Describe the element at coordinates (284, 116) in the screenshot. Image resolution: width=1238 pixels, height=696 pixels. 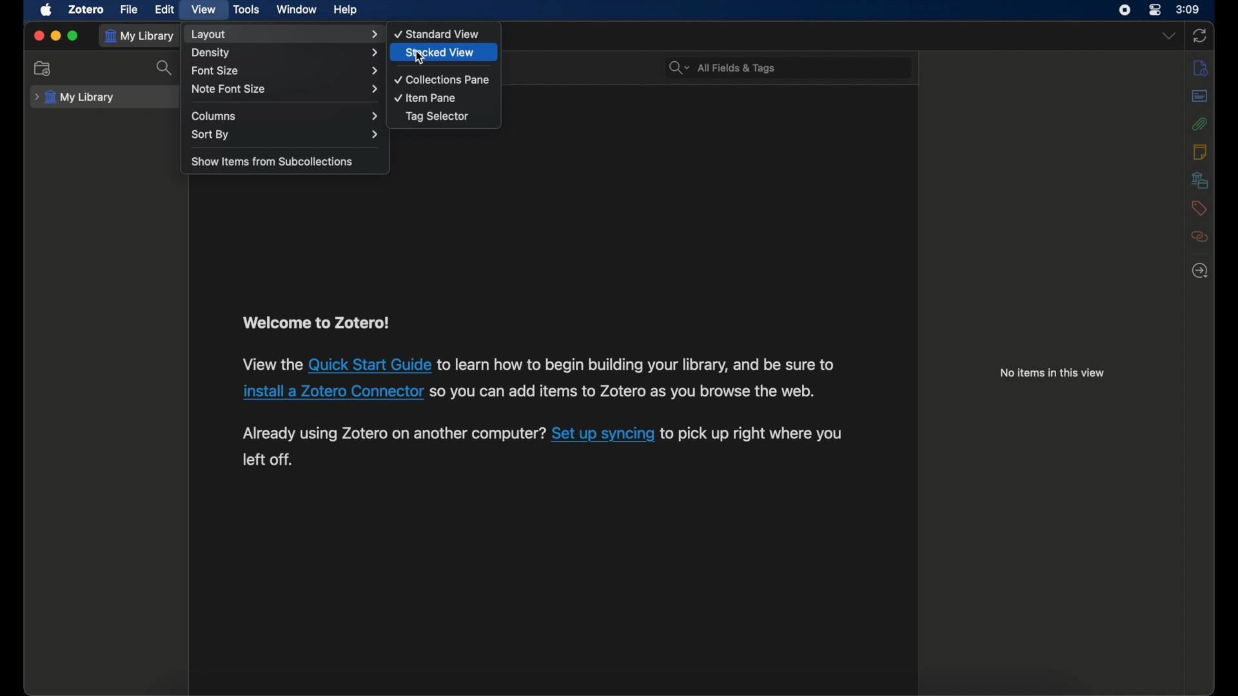
I see `columns` at that location.